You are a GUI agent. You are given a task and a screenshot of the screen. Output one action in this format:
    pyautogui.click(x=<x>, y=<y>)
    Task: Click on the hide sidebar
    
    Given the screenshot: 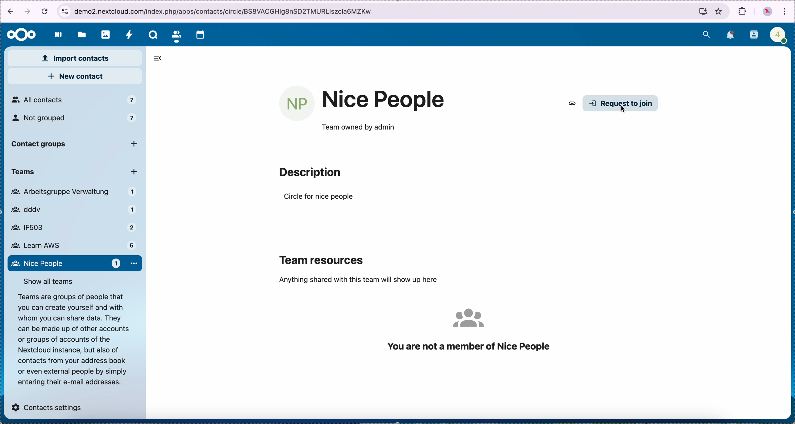 What is the action you would take?
    pyautogui.click(x=161, y=58)
    